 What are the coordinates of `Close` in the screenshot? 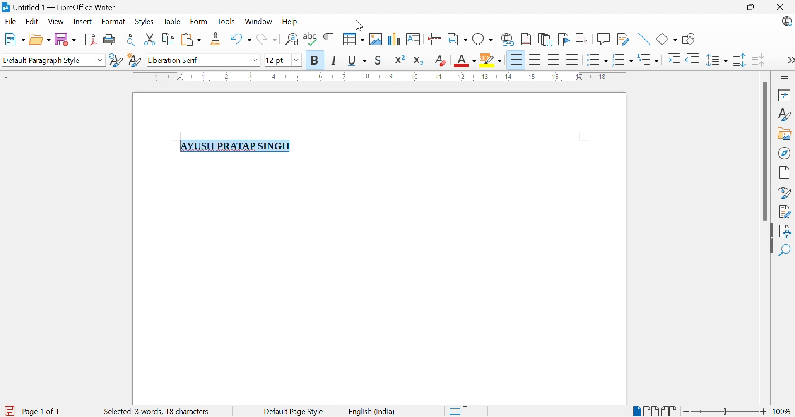 It's located at (780, 7).